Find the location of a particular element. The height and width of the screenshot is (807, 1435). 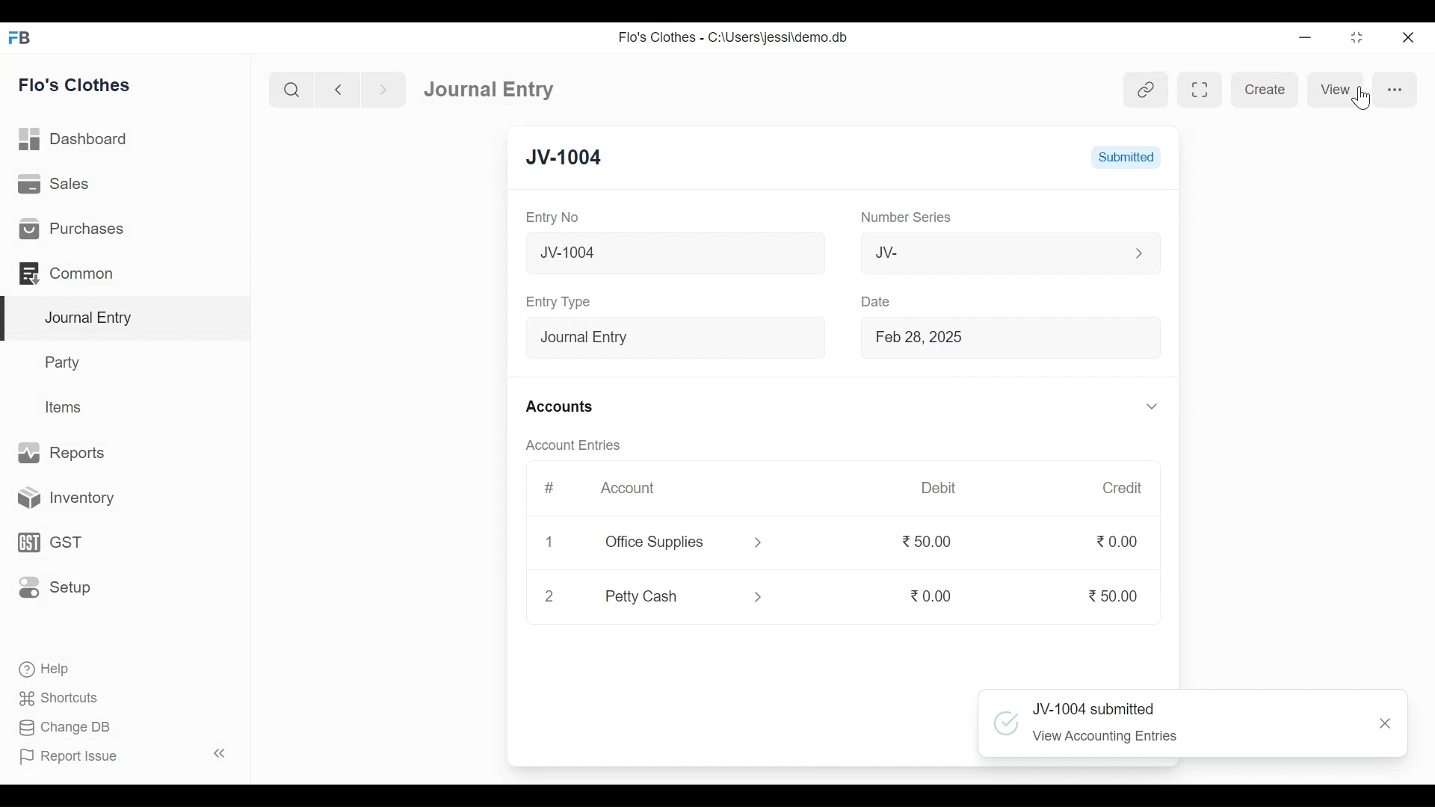

Debit is located at coordinates (930, 488).